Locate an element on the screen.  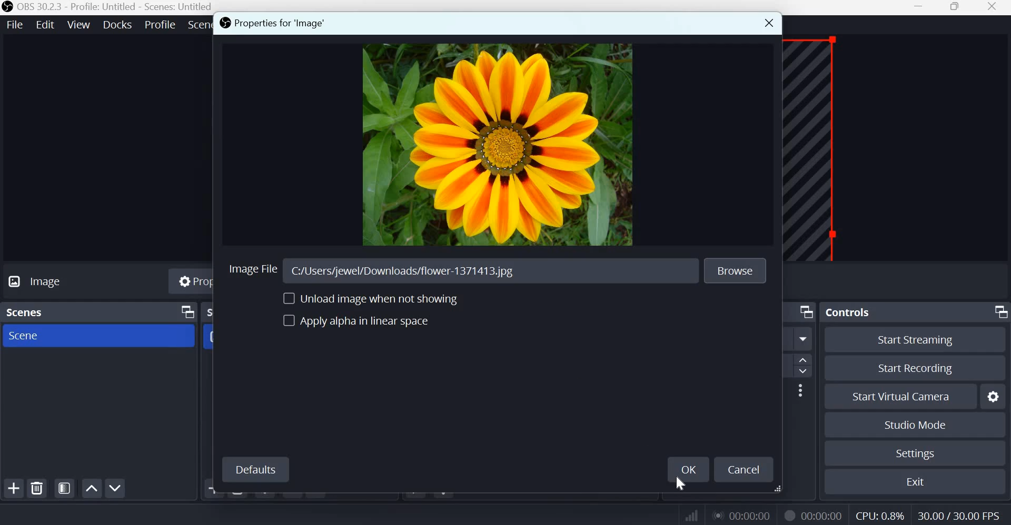
Move scene up is located at coordinates (92, 488).